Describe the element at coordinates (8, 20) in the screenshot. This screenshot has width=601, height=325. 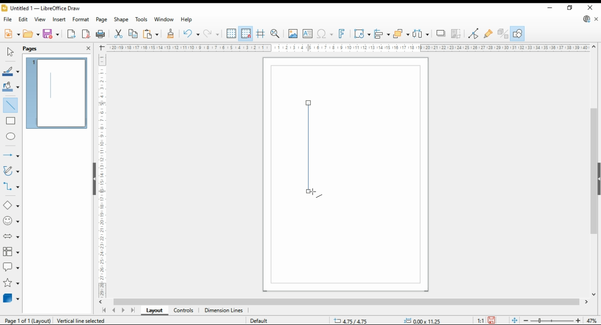
I see `file` at that location.